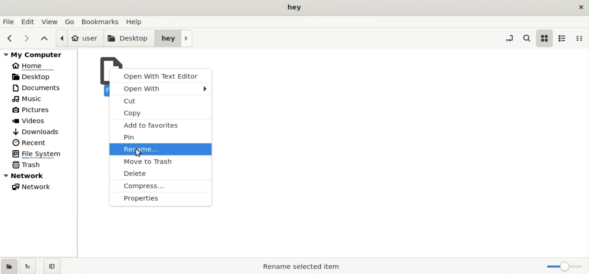 This screenshot has height=274, width=589. What do you see at coordinates (37, 131) in the screenshot?
I see `downloads` at bounding box center [37, 131].